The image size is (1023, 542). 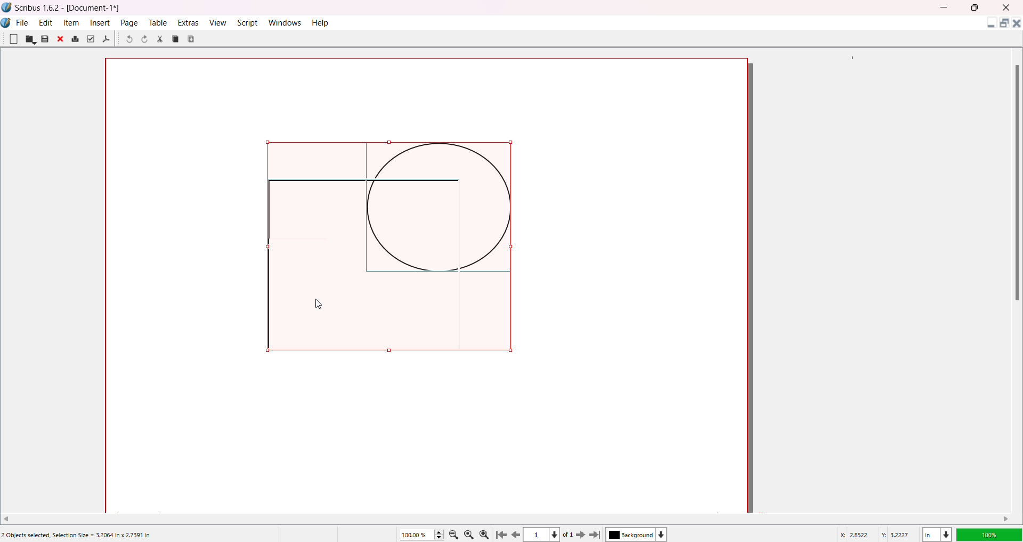 What do you see at coordinates (639, 535) in the screenshot?
I see `Background color` at bounding box center [639, 535].